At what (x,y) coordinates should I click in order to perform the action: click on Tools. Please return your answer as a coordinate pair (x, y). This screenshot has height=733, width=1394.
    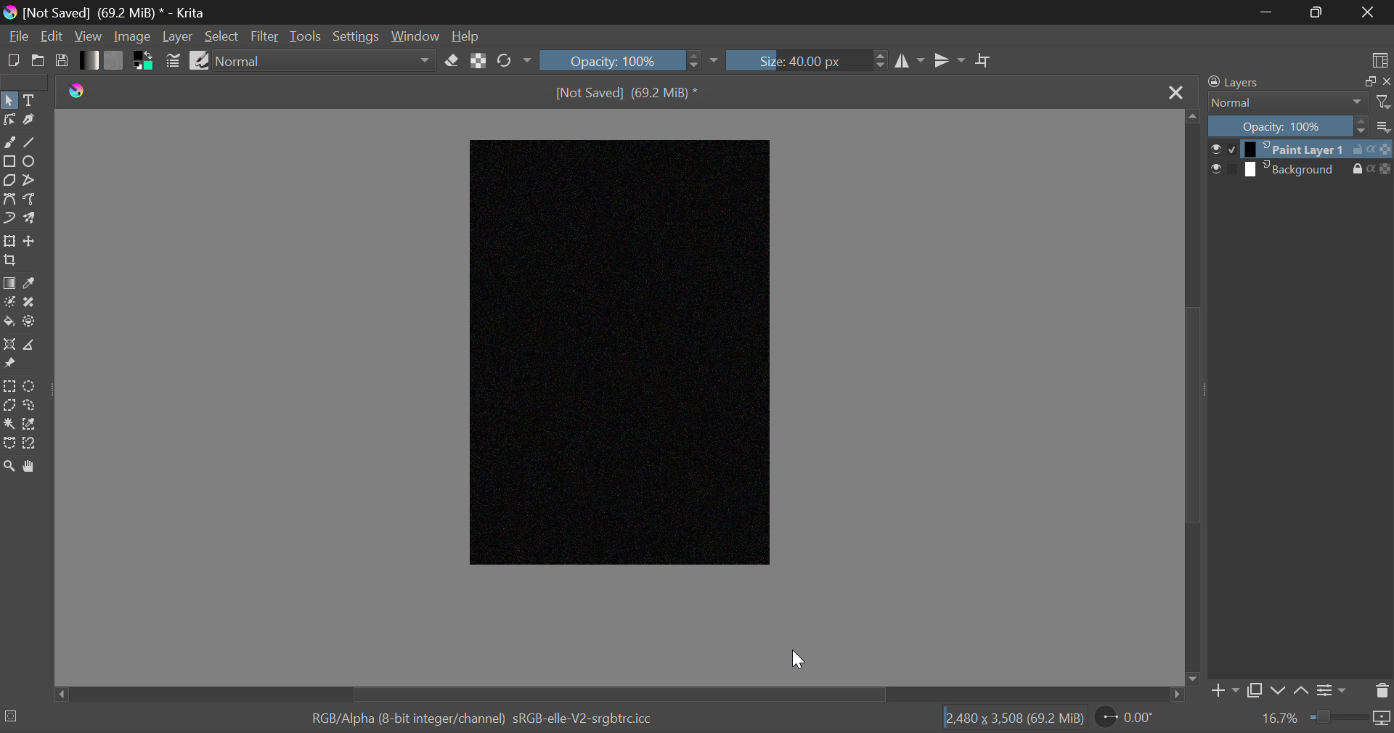
    Looking at the image, I should click on (306, 35).